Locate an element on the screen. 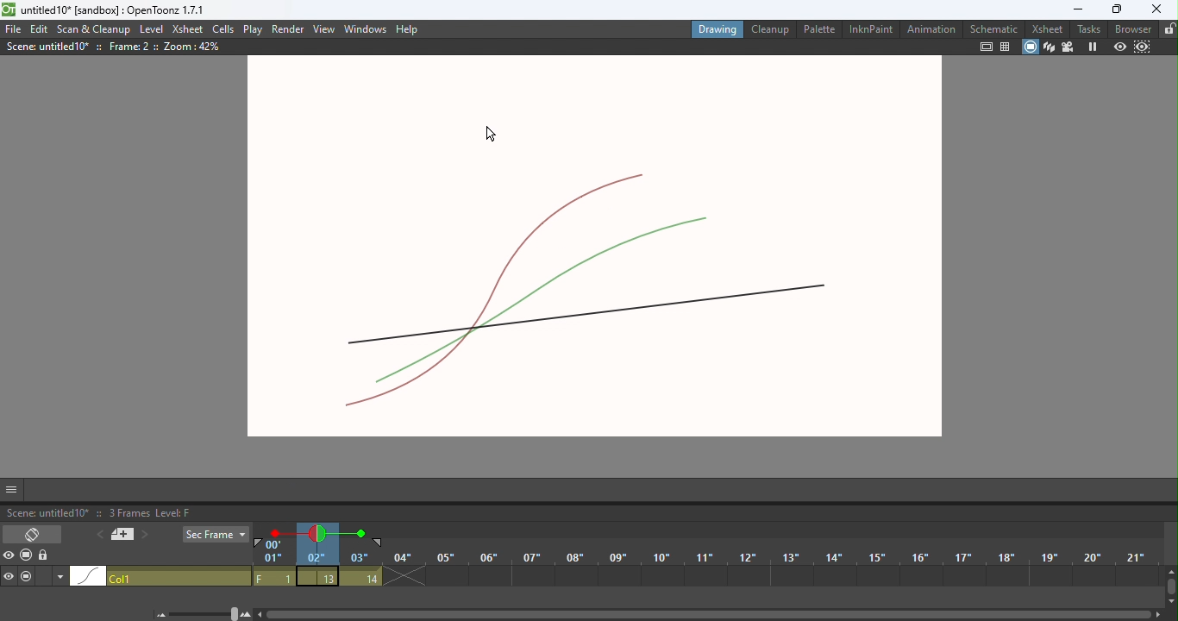  Drawing is located at coordinates (717, 28).